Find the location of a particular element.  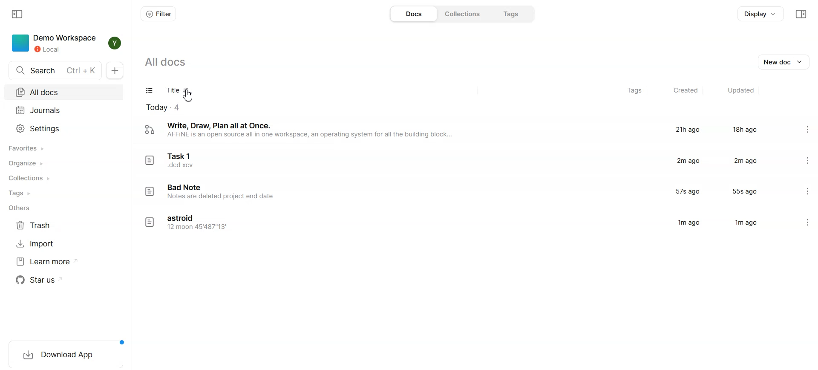

Download App is located at coordinates (67, 353).